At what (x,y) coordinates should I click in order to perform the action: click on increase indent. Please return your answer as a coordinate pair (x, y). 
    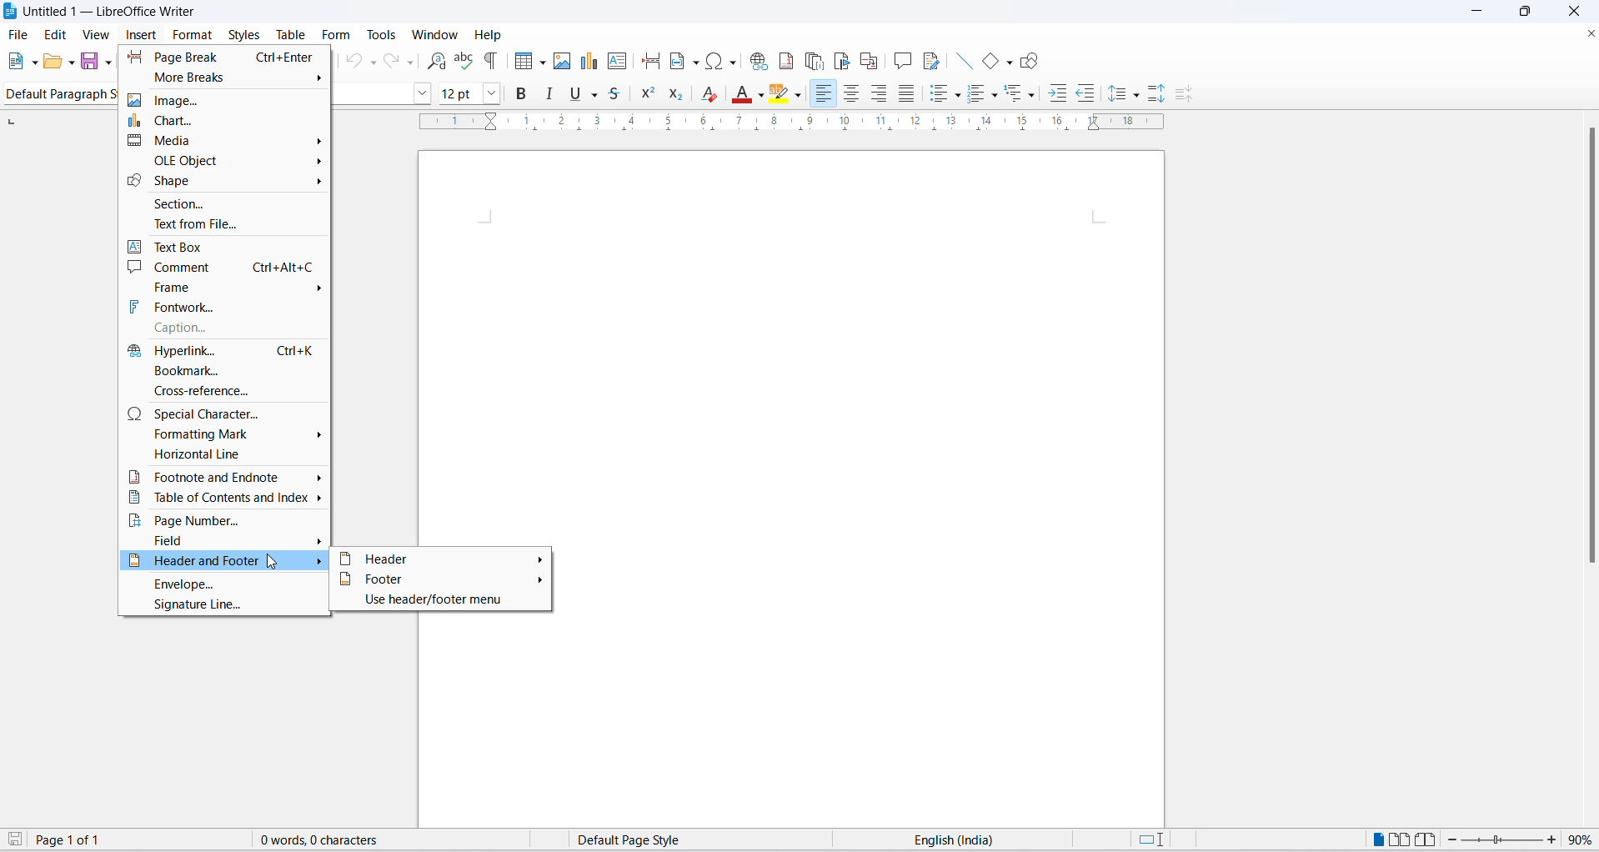
    Looking at the image, I should click on (1058, 95).